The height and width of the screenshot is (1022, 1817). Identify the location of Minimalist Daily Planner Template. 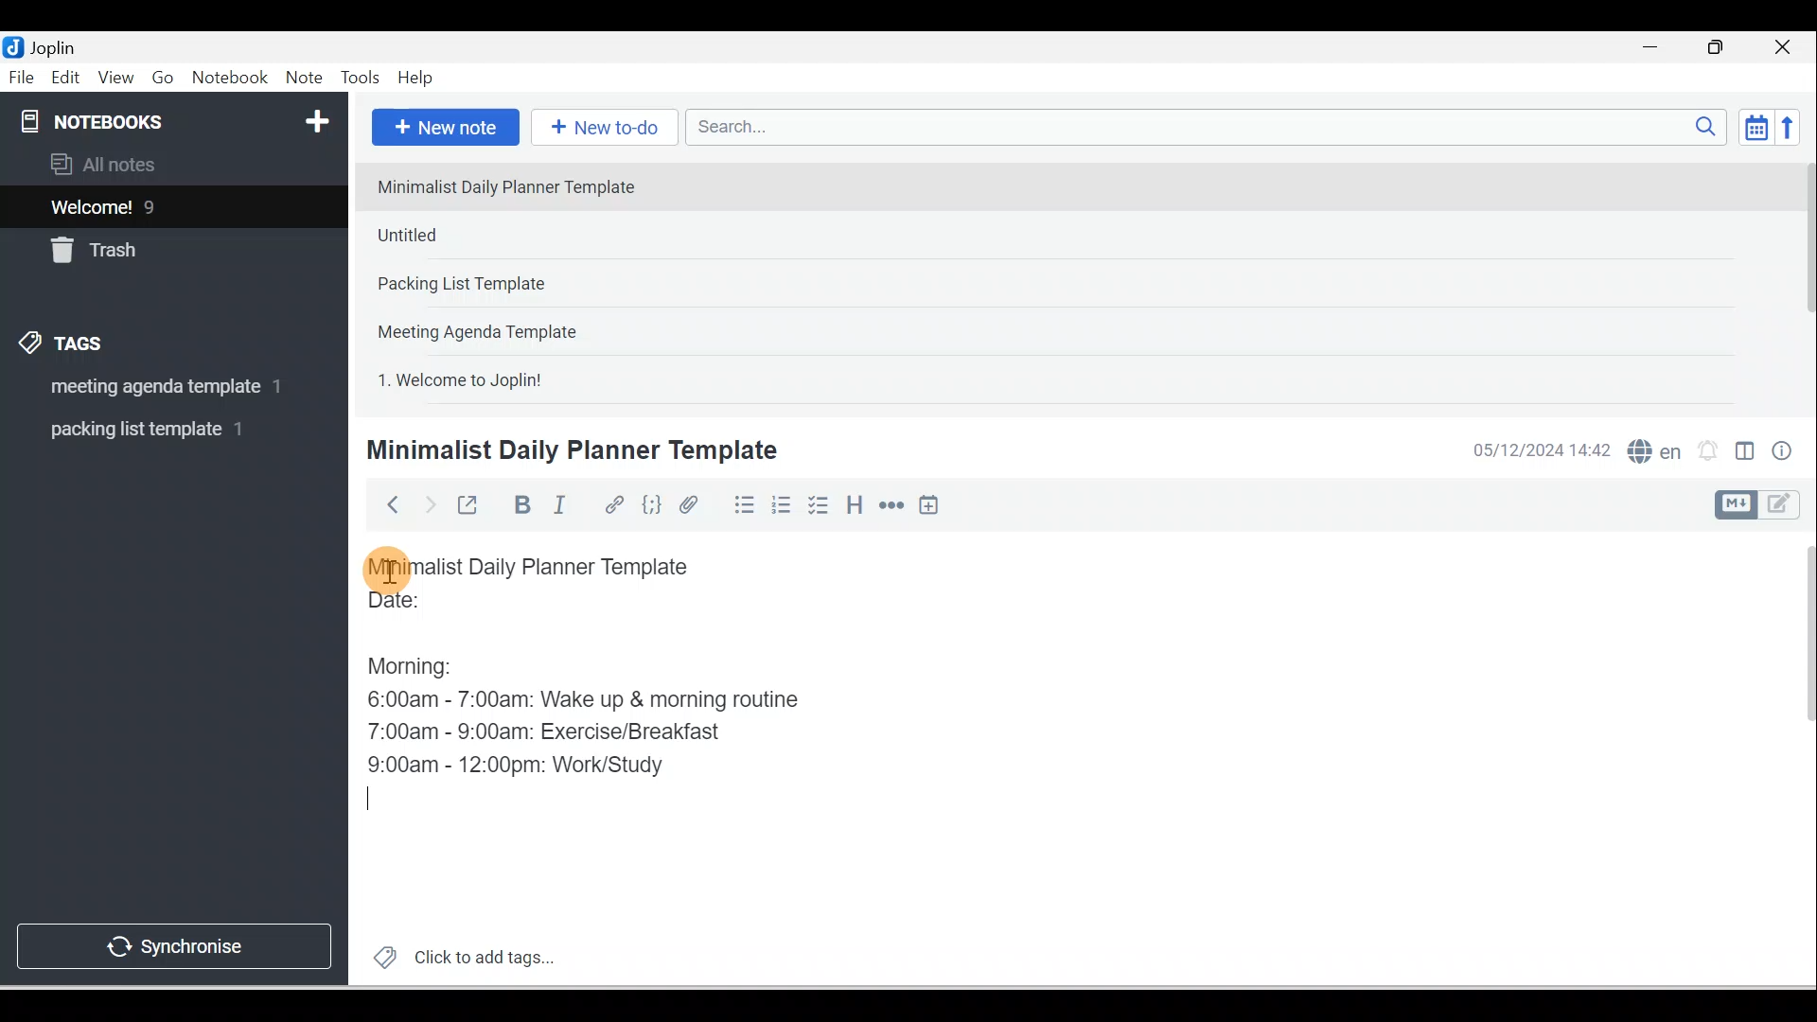
(569, 450).